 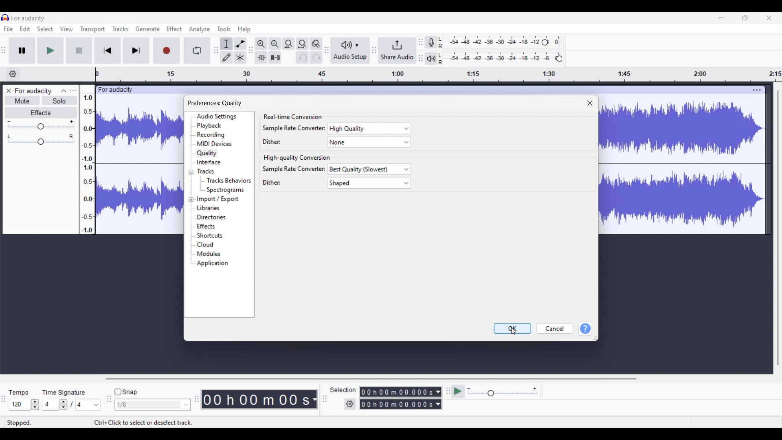 I want to click on Measurment options, so click(x=401, y=398).